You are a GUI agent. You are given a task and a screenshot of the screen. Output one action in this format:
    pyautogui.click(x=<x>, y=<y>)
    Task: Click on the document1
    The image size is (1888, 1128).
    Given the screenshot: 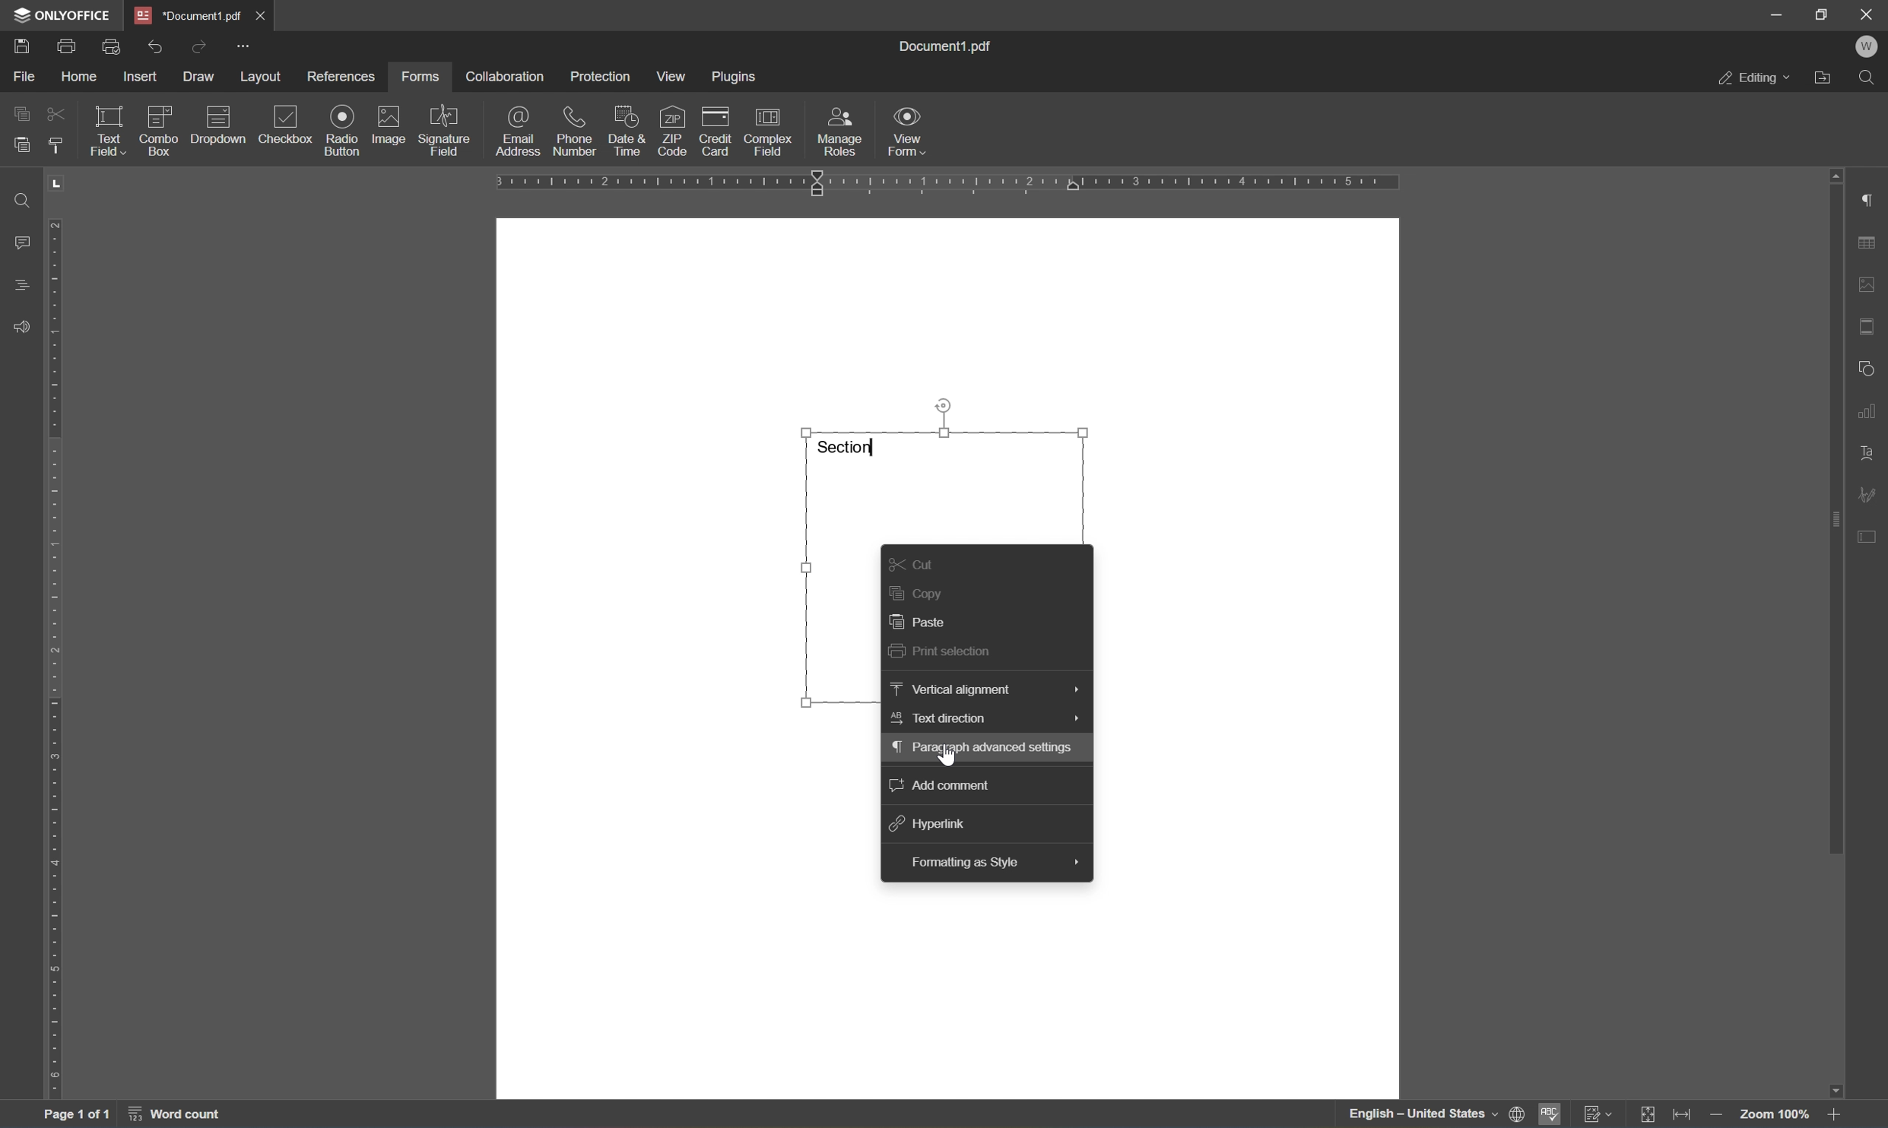 What is the action you would take?
    pyautogui.click(x=190, y=16)
    